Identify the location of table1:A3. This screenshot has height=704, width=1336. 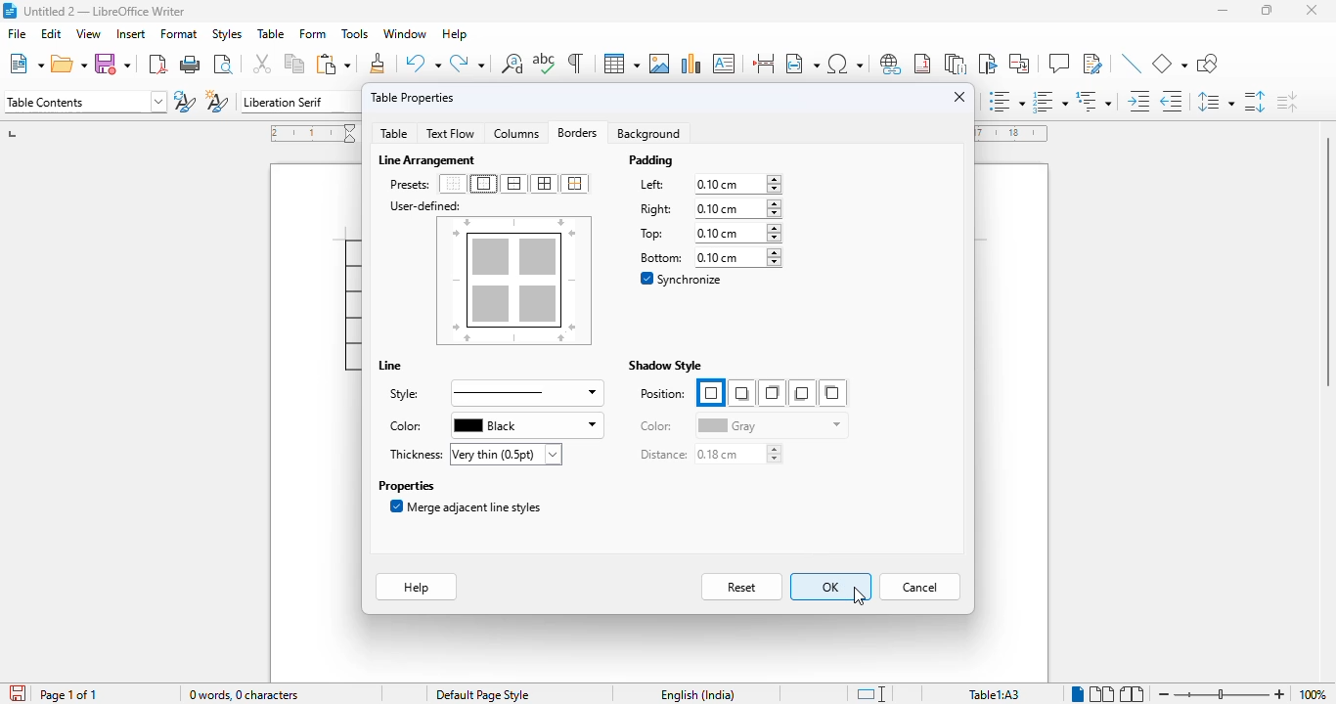
(995, 694).